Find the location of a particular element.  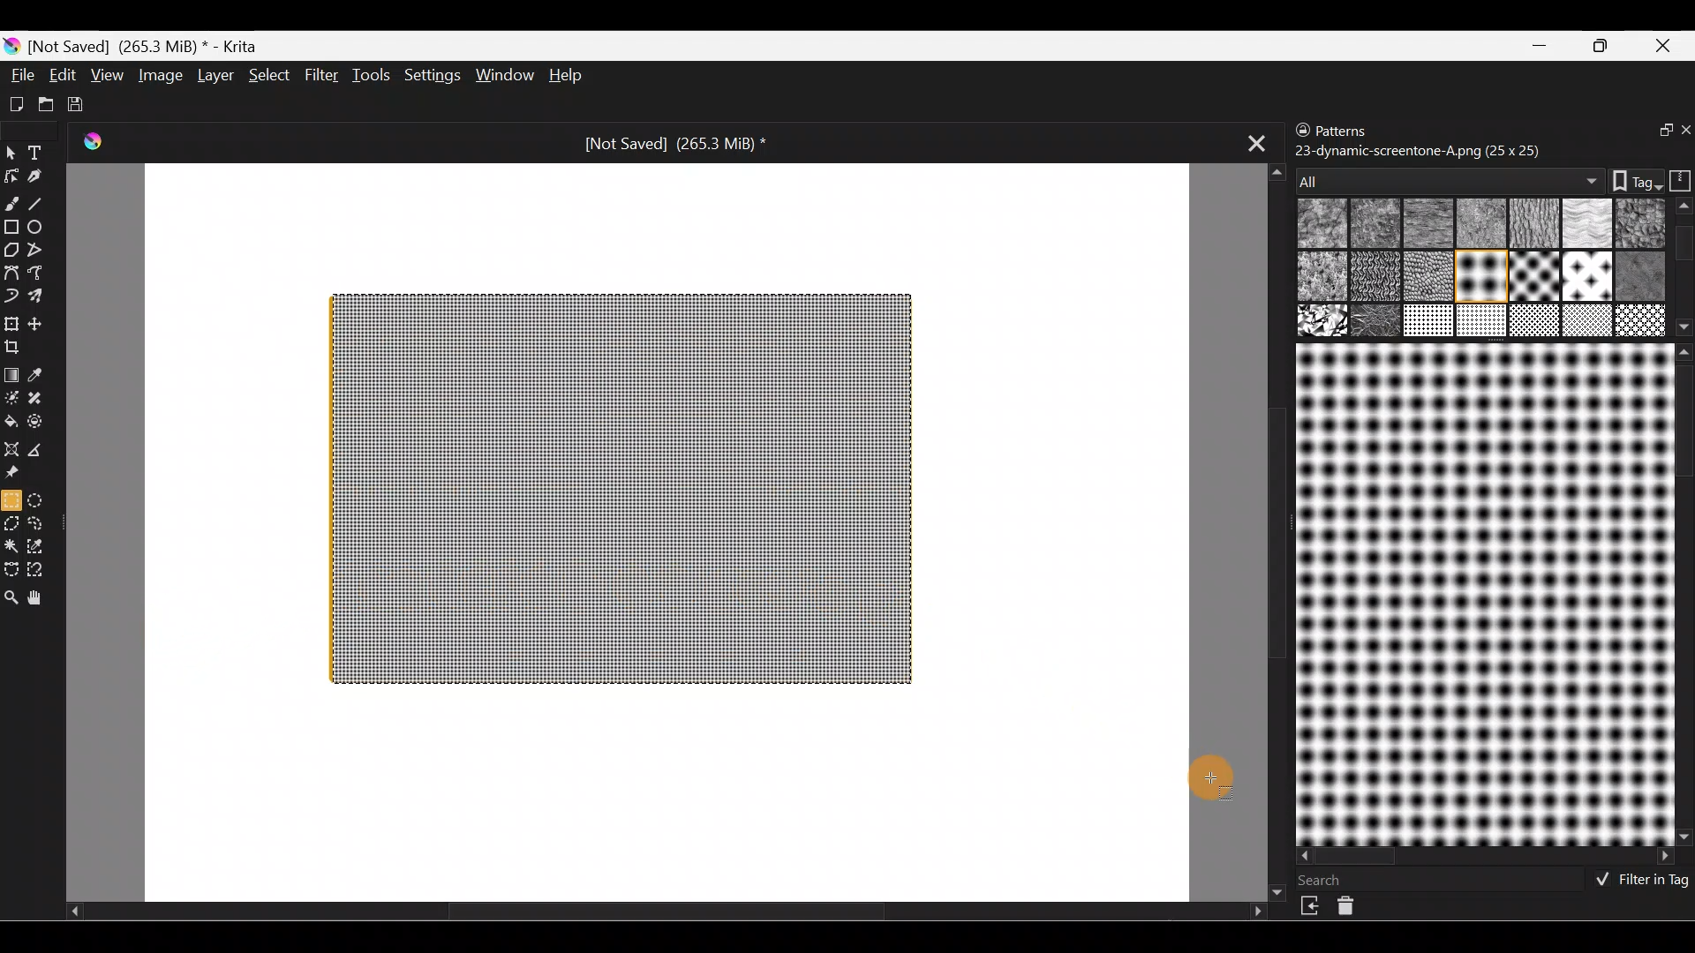

02 rough-canvas.png is located at coordinates (1373, 225).